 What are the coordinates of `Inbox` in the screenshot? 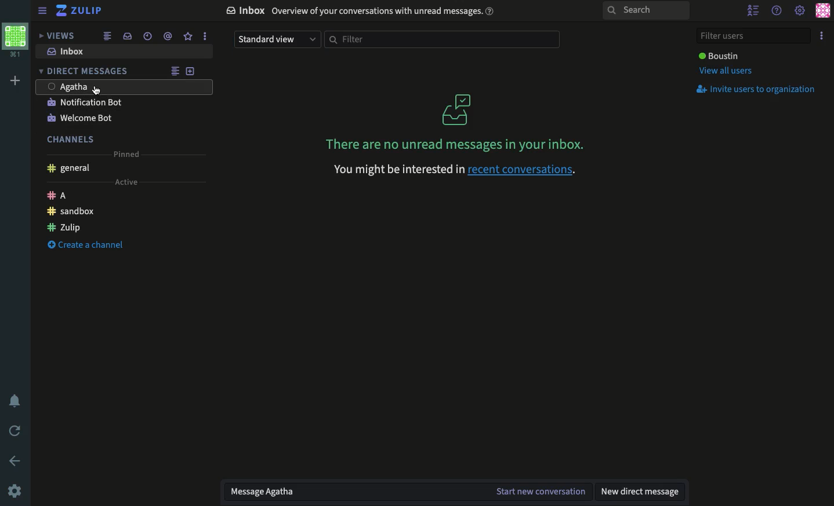 It's located at (128, 35).